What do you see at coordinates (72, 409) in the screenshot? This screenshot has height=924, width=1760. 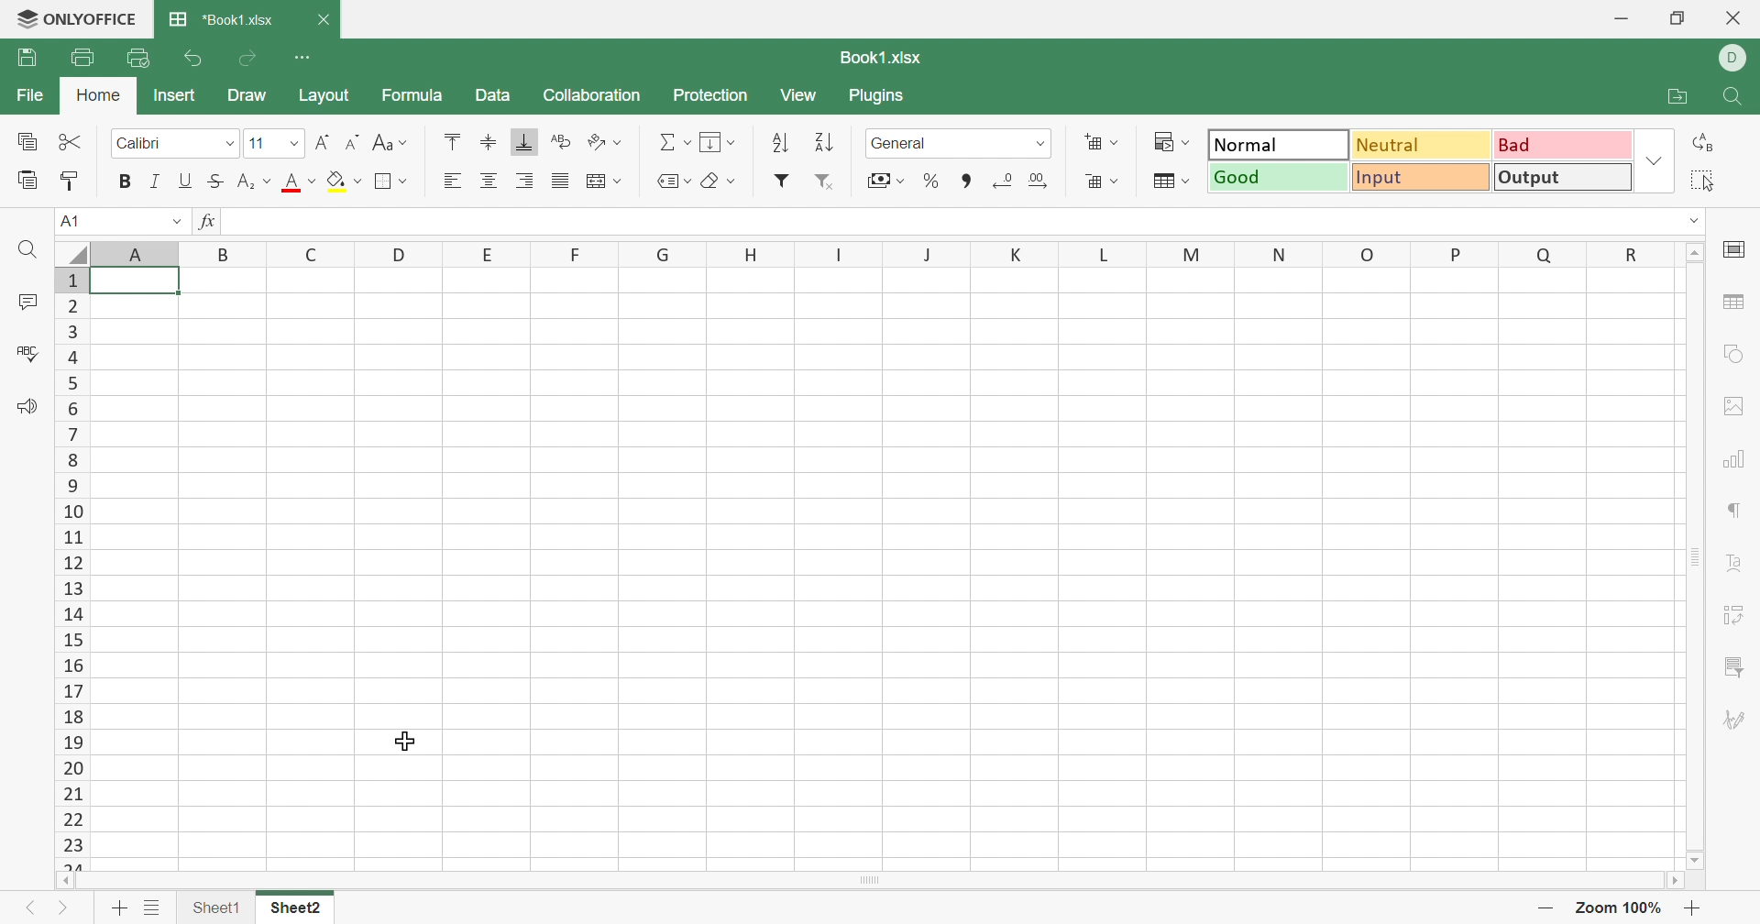 I see `6` at bounding box center [72, 409].